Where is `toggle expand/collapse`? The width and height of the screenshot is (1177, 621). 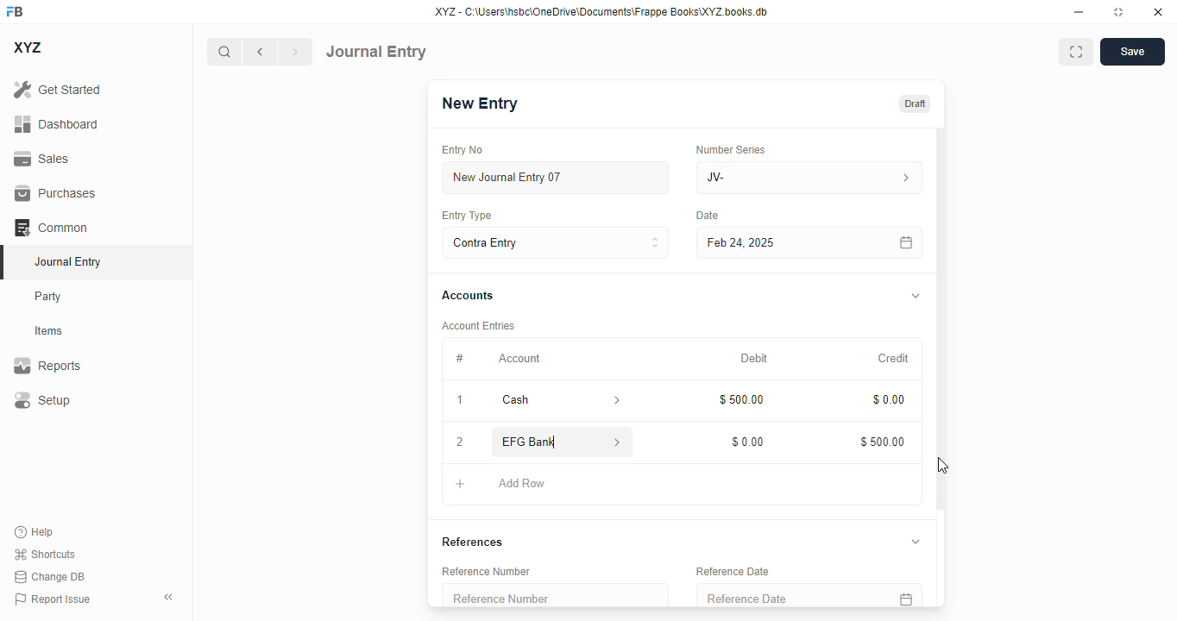
toggle expand/collapse is located at coordinates (916, 295).